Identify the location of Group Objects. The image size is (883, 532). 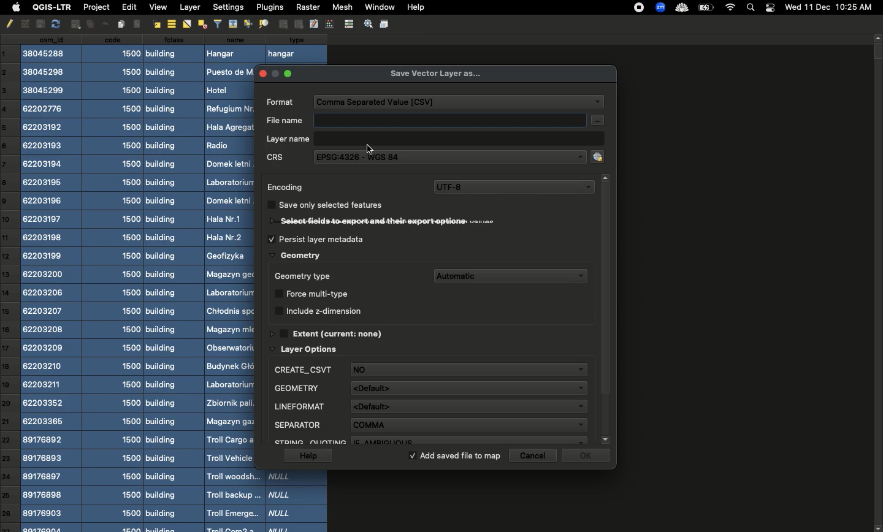
(283, 24).